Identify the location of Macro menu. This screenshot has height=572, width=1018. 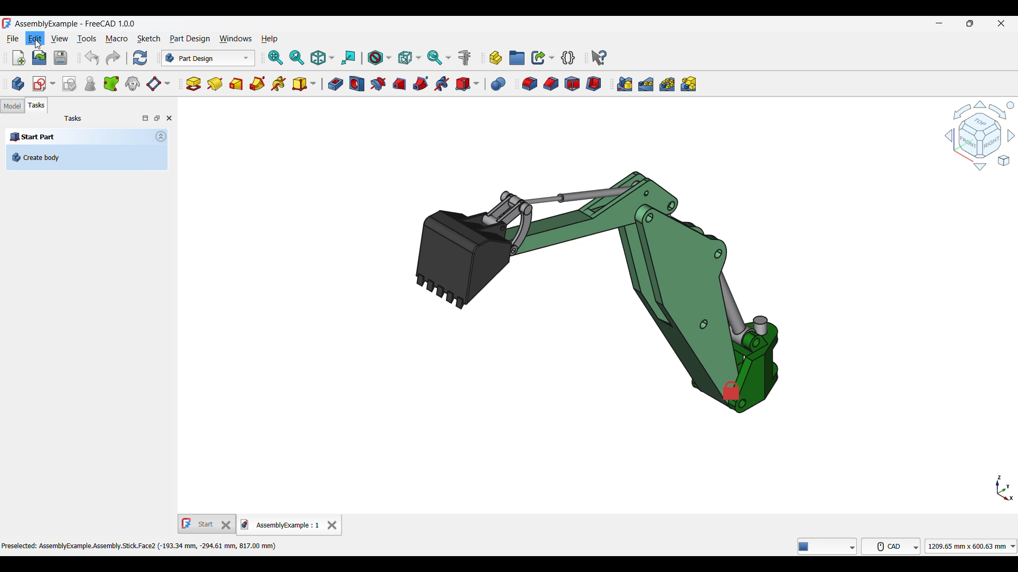
(116, 39).